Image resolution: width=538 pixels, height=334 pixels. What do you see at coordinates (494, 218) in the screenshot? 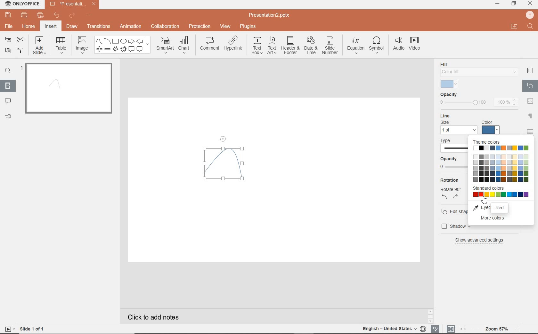
I see `more colors` at bounding box center [494, 218].